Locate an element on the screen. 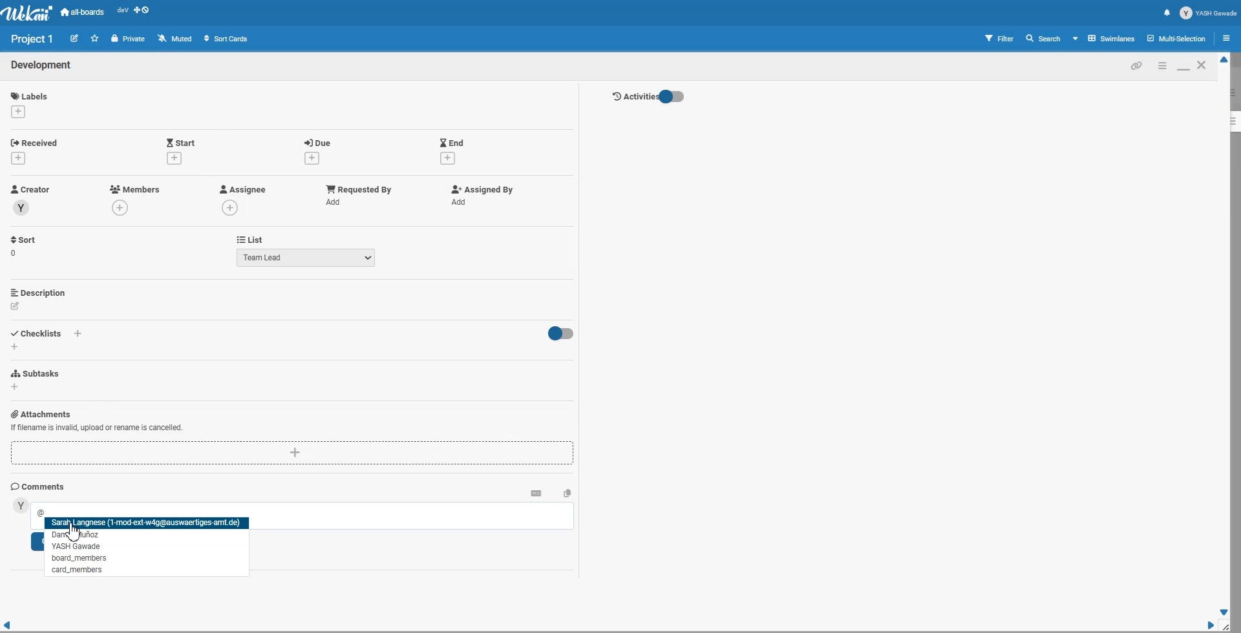 Image resolution: width=1241 pixels, height=633 pixels. Close is located at coordinates (1203, 65).